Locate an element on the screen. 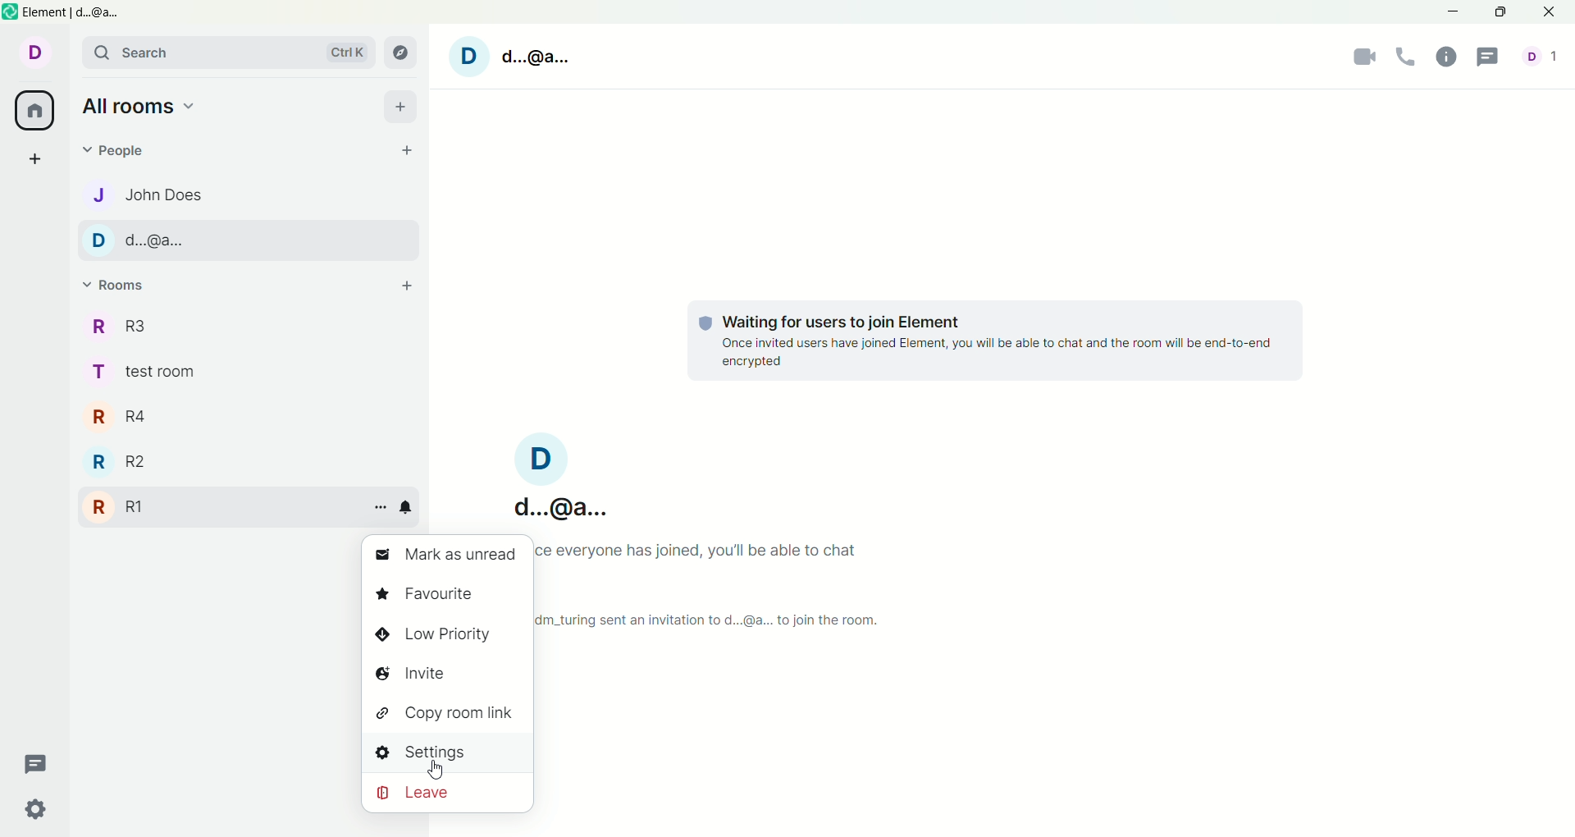 Image resolution: width=1575 pixels, height=837 pixels. j john does is located at coordinates (148, 195).